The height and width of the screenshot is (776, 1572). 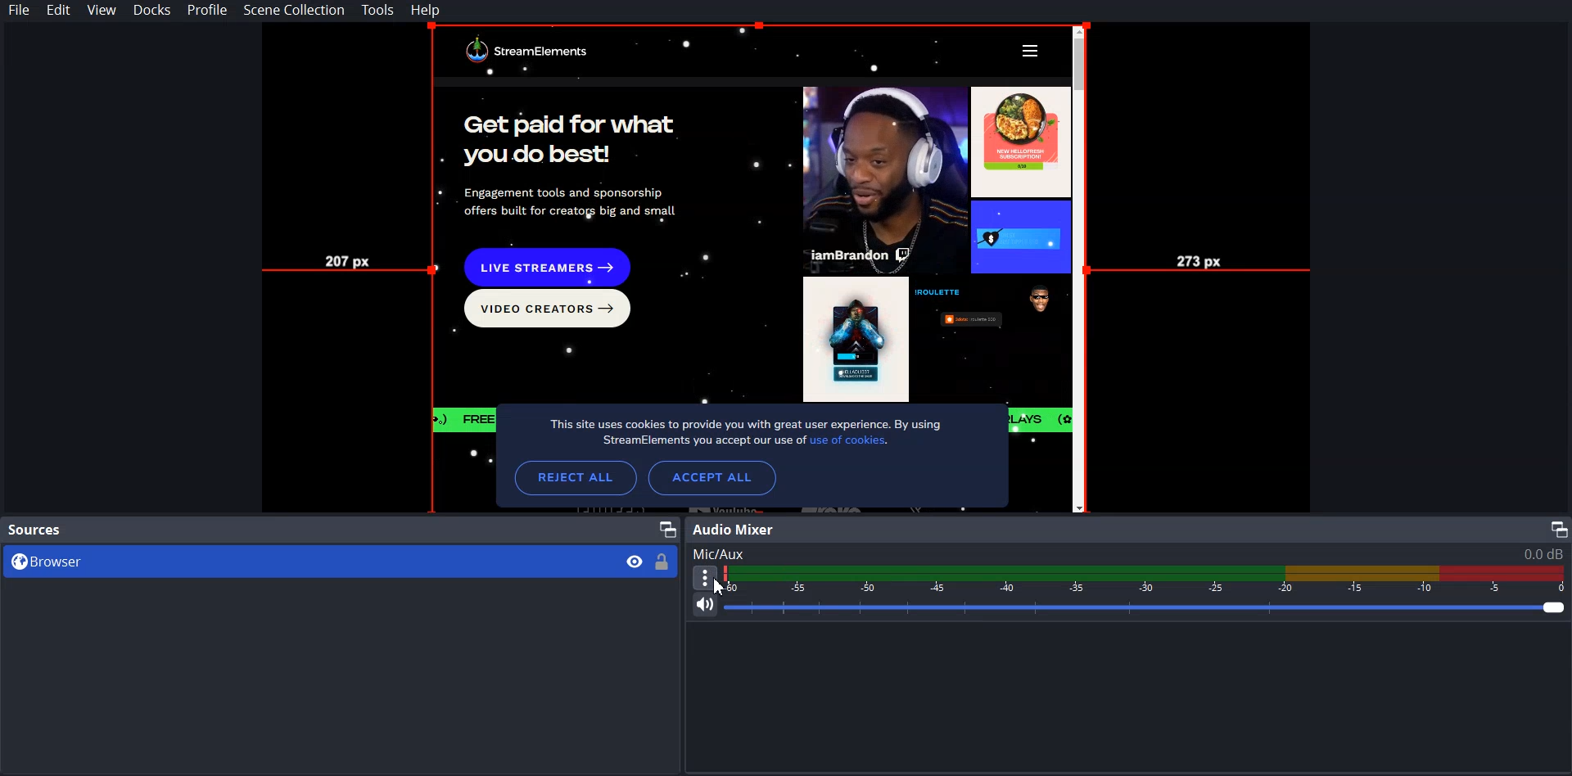 What do you see at coordinates (635, 562) in the screenshot?
I see `Eye` at bounding box center [635, 562].